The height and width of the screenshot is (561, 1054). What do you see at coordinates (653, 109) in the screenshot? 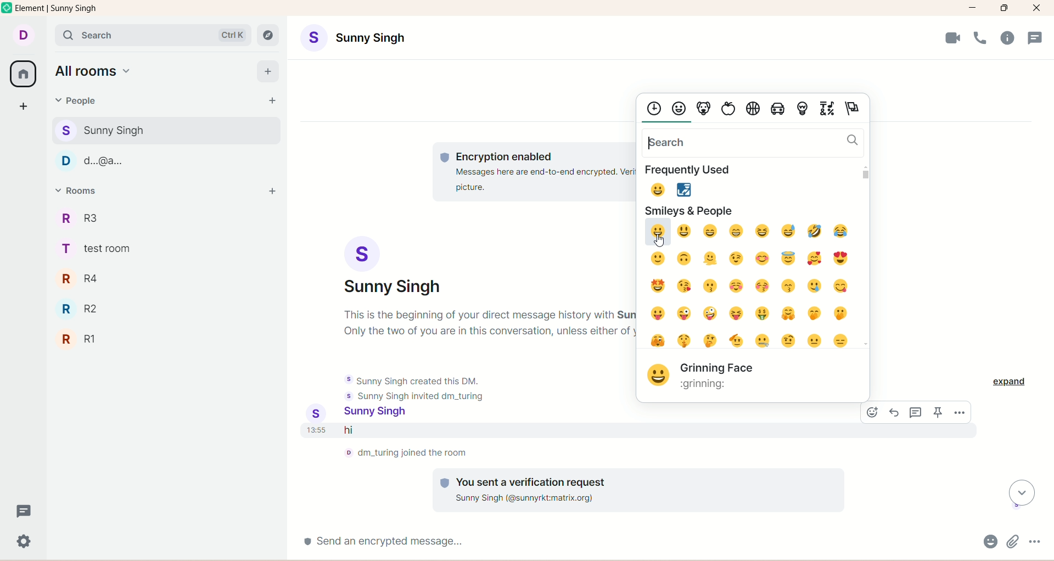
I see `Frequently used` at bounding box center [653, 109].